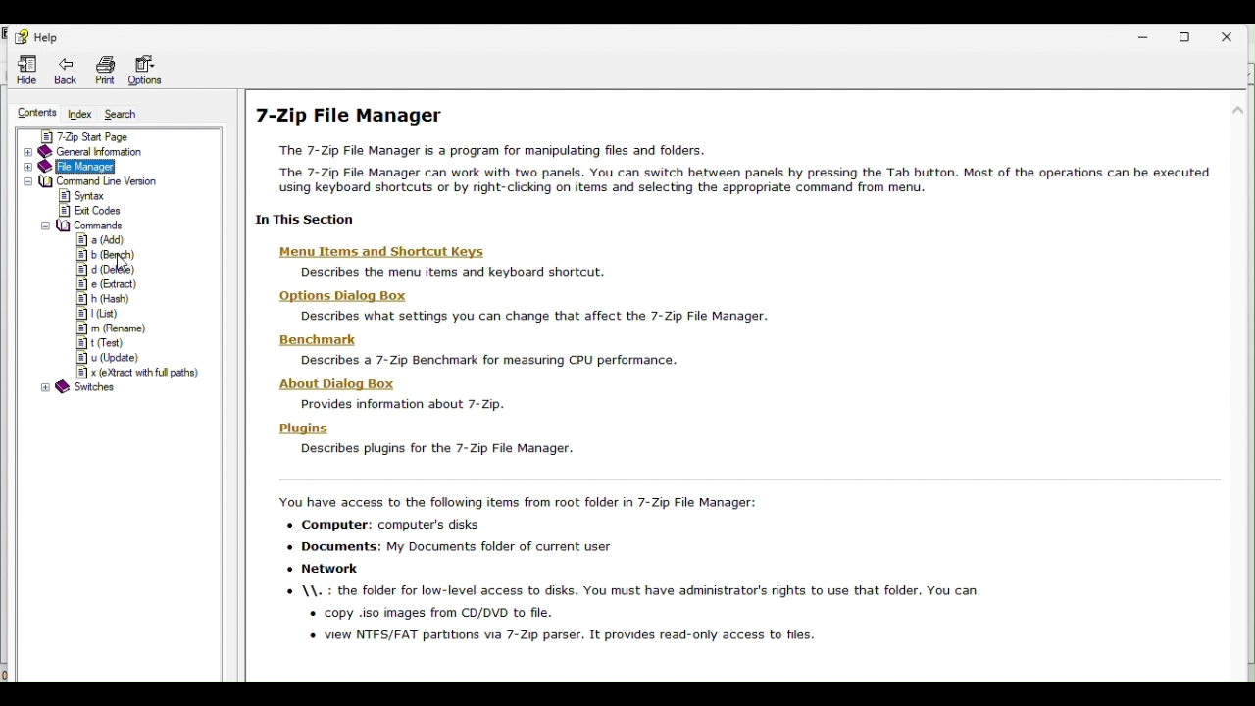 The image size is (1255, 706). I want to click on syntax, so click(87, 195).